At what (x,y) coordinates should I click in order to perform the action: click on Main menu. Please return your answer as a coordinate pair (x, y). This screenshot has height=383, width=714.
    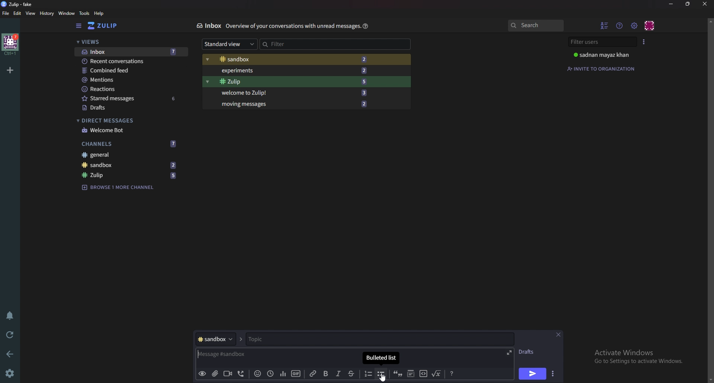
    Looking at the image, I should click on (634, 26).